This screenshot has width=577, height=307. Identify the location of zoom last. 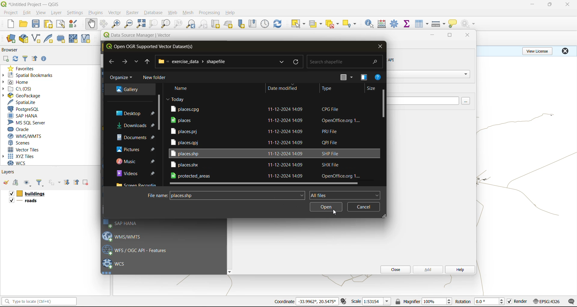
(191, 24).